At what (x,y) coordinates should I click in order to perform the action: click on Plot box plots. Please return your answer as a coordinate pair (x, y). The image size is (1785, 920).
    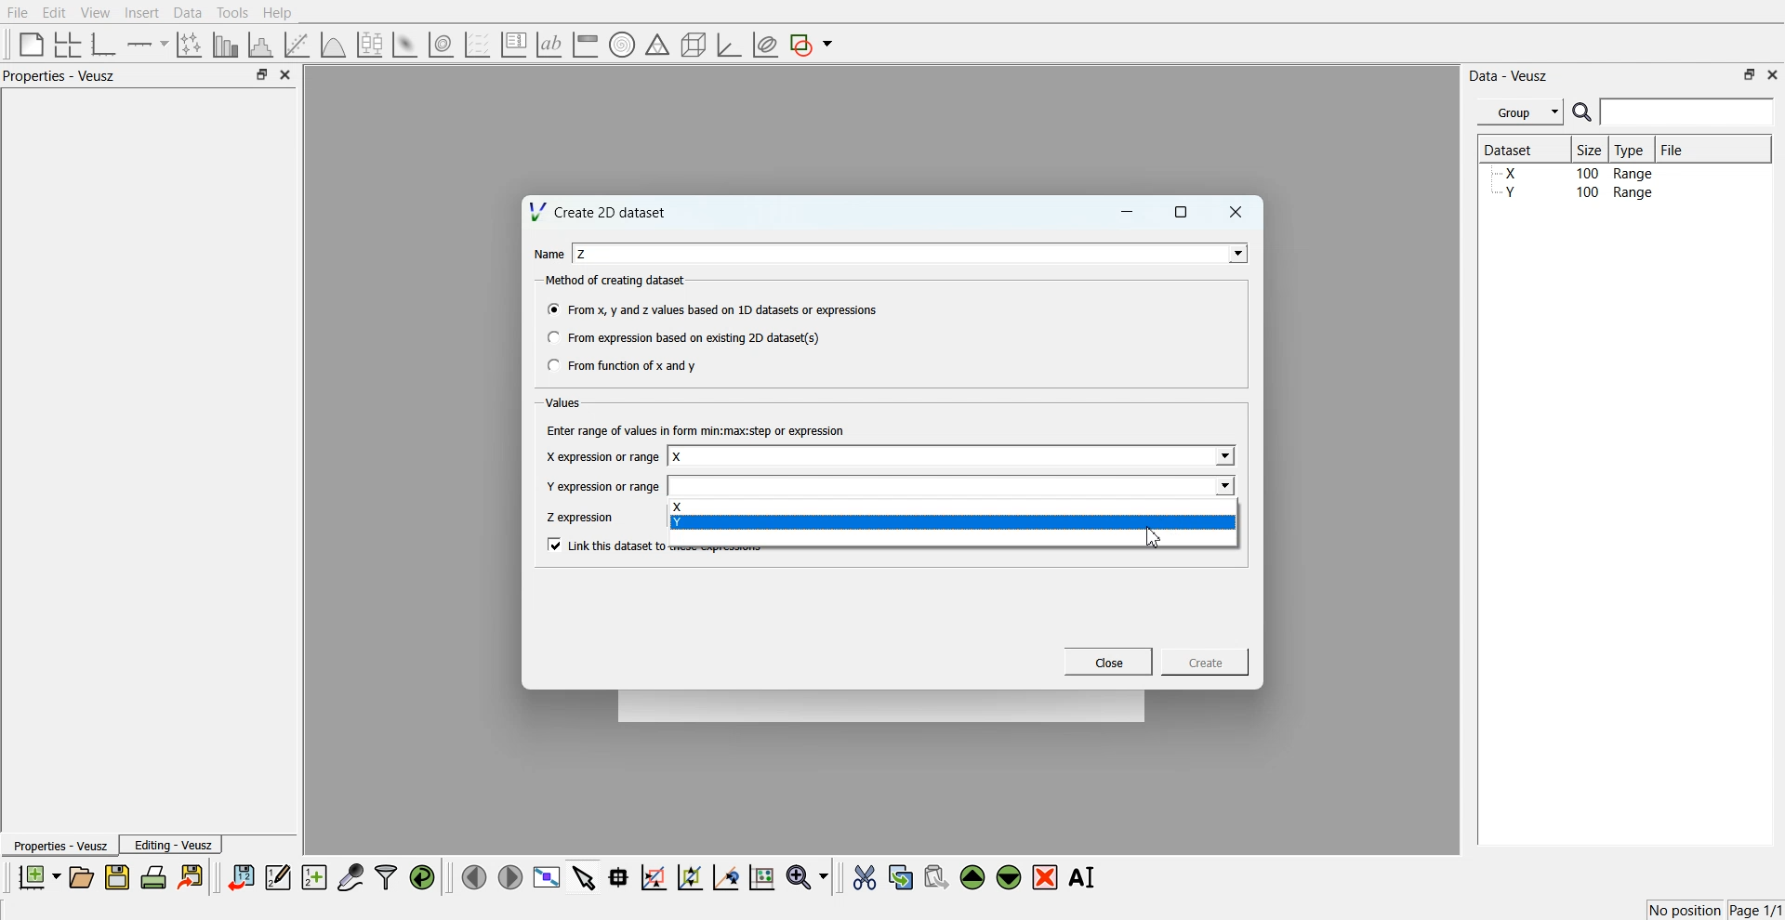
    Looking at the image, I should click on (370, 45).